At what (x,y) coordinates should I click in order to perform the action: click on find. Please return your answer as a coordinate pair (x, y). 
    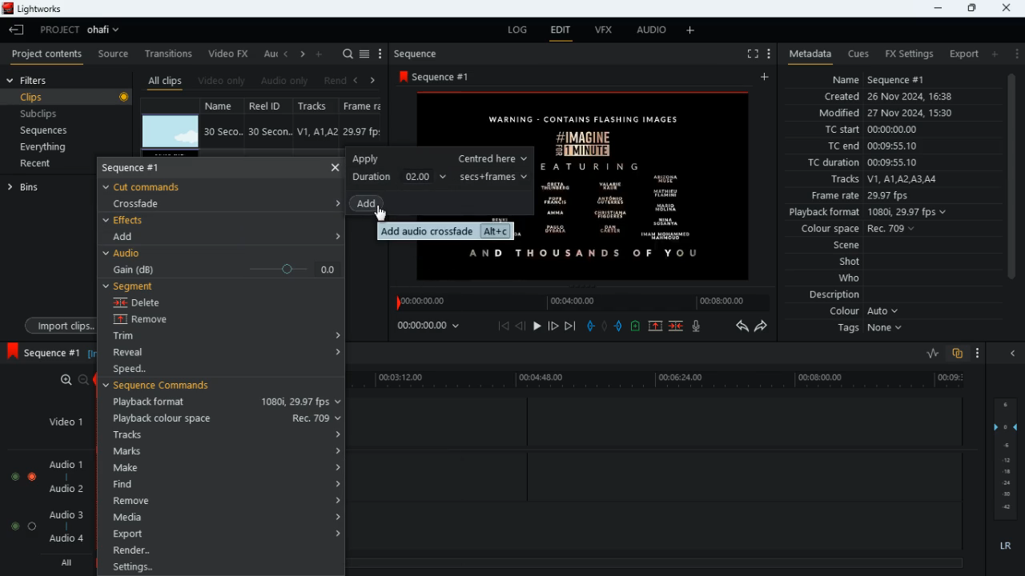
    Looking at the image, I should click on (223, 484).